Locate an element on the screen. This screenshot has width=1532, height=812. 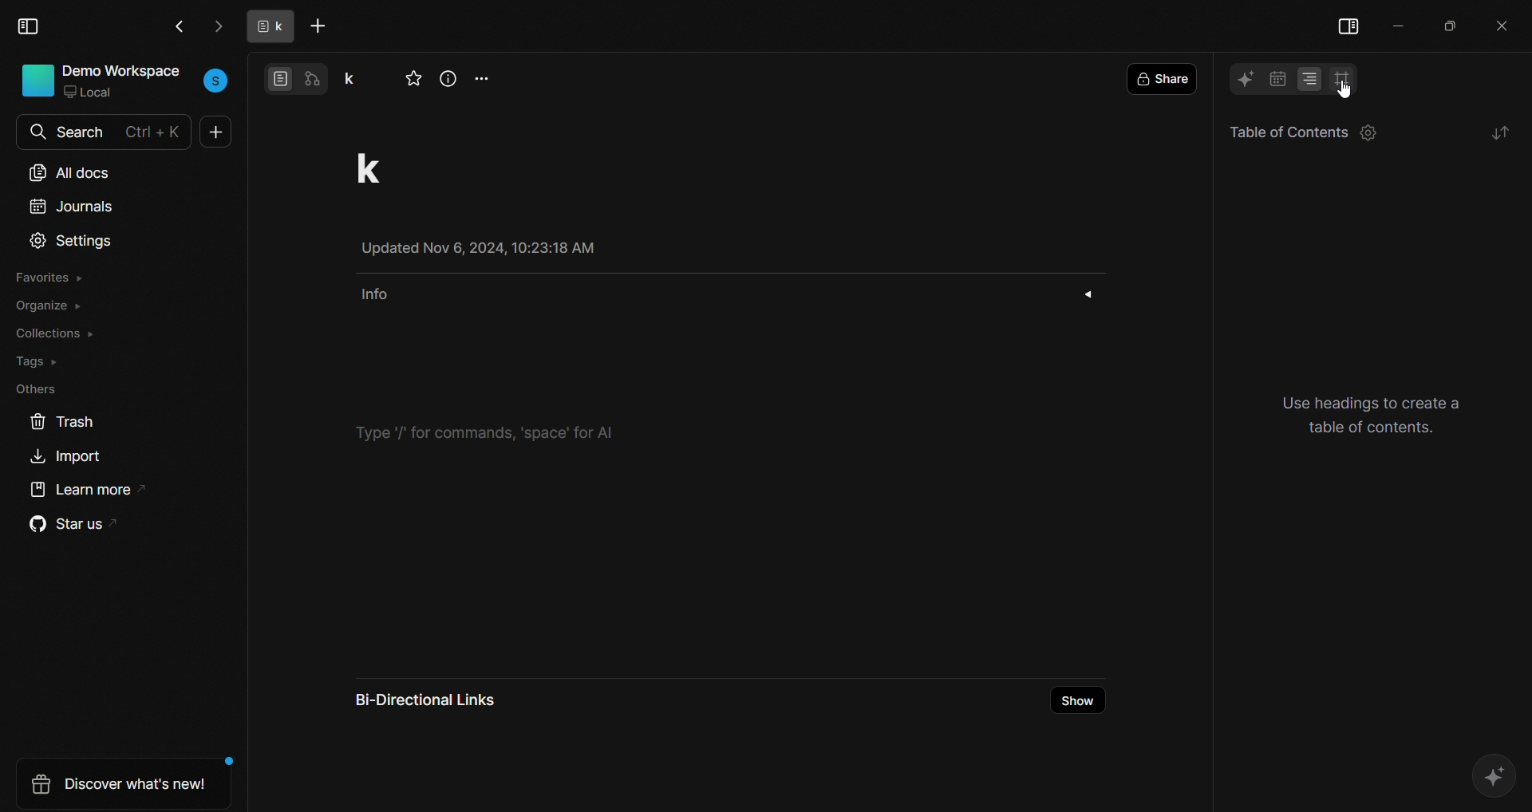
collections is located at coordinates (56, 333).